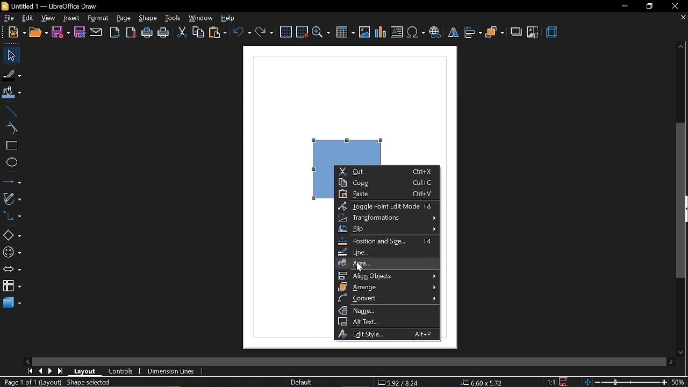  What do you see at coordinates (386, 194) in the screenshot?
I see `paste` at bounding box center [386, 194].